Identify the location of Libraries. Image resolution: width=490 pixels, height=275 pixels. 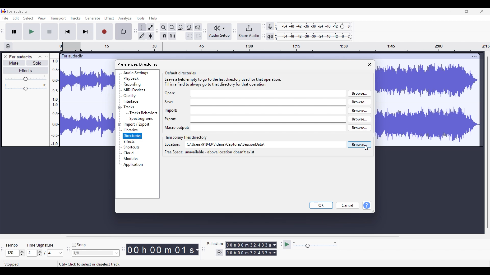
(131, 130).